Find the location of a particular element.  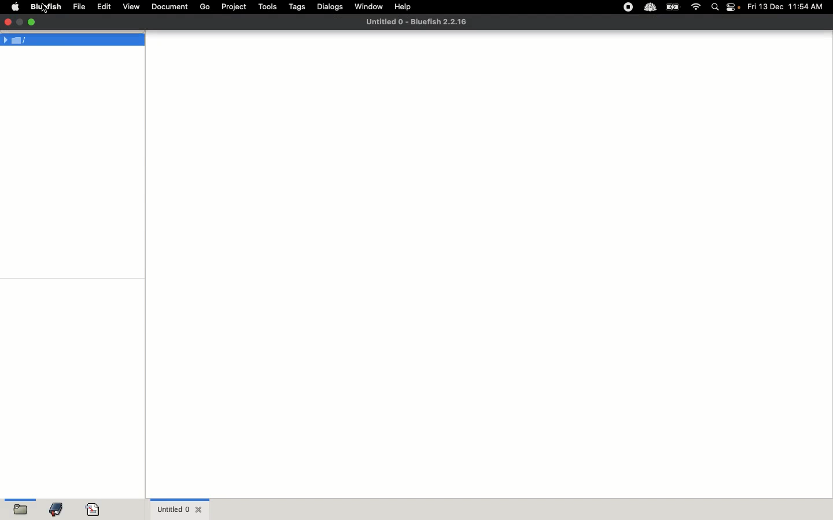

Window is located at coordinates (370, 9).